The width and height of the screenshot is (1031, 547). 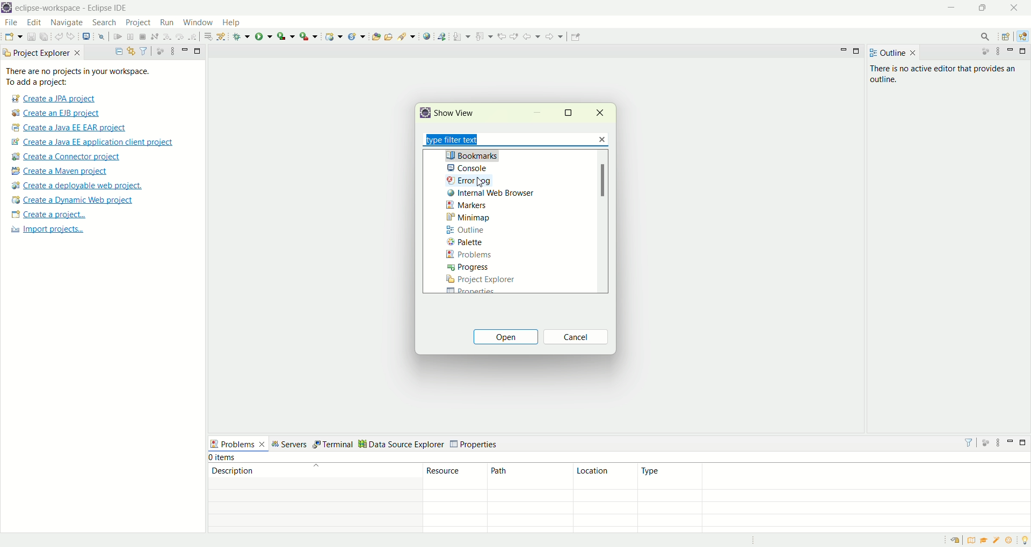 What do you see at coordinates (285, 36) in the screenshot?
I see `coverage` at bounding box center [285, 36].